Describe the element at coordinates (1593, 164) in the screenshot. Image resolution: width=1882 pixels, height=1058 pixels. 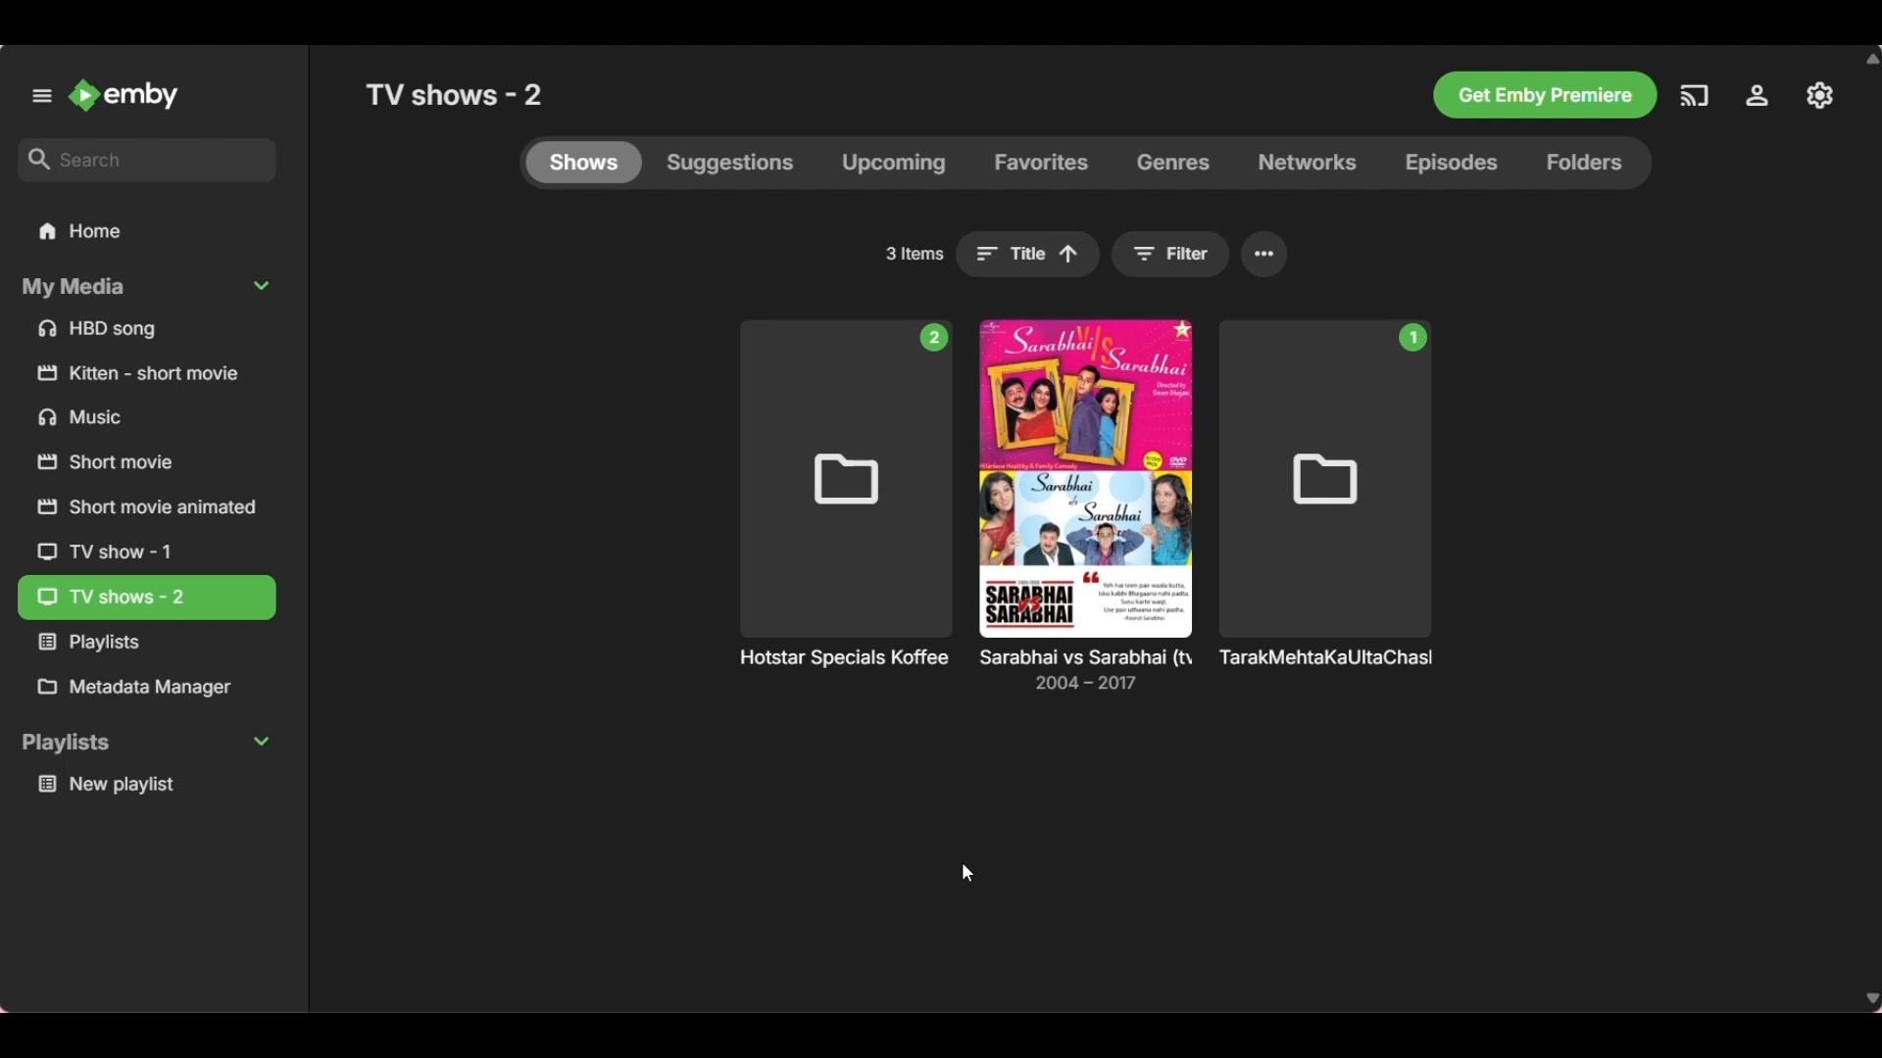
I see `Folders` at that location.